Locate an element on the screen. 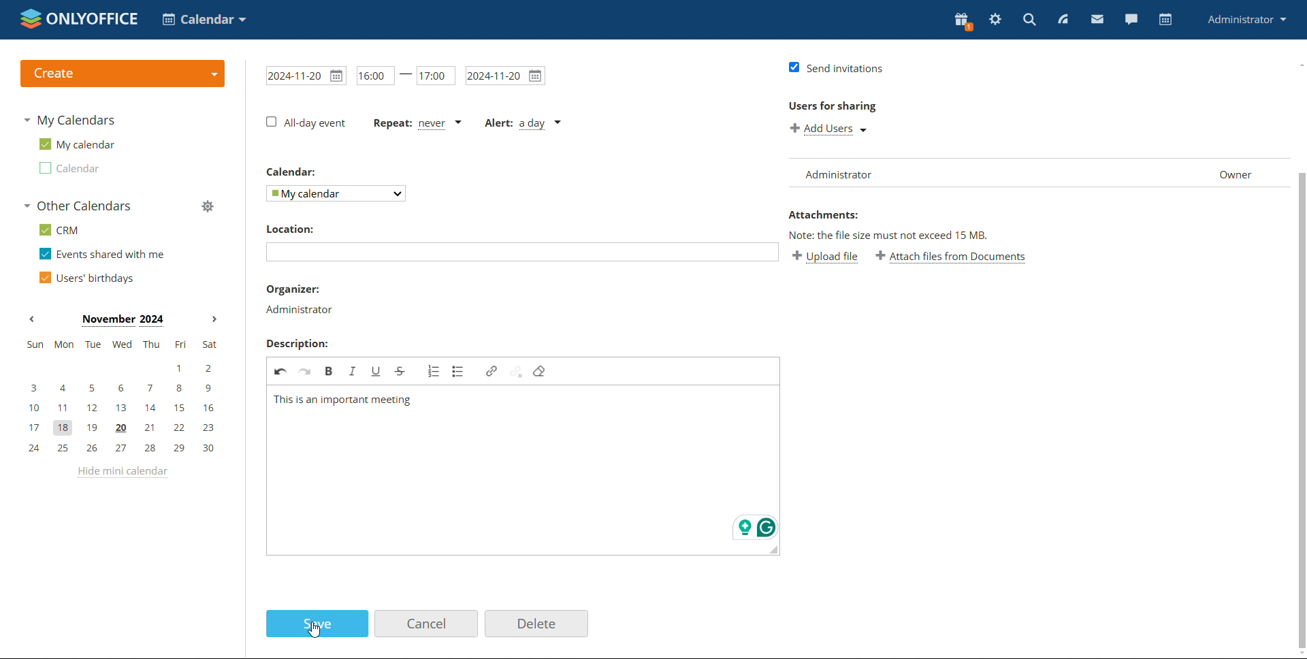 This screenshot has width=1307, height=659. add users is located at coordinates (826, 129).